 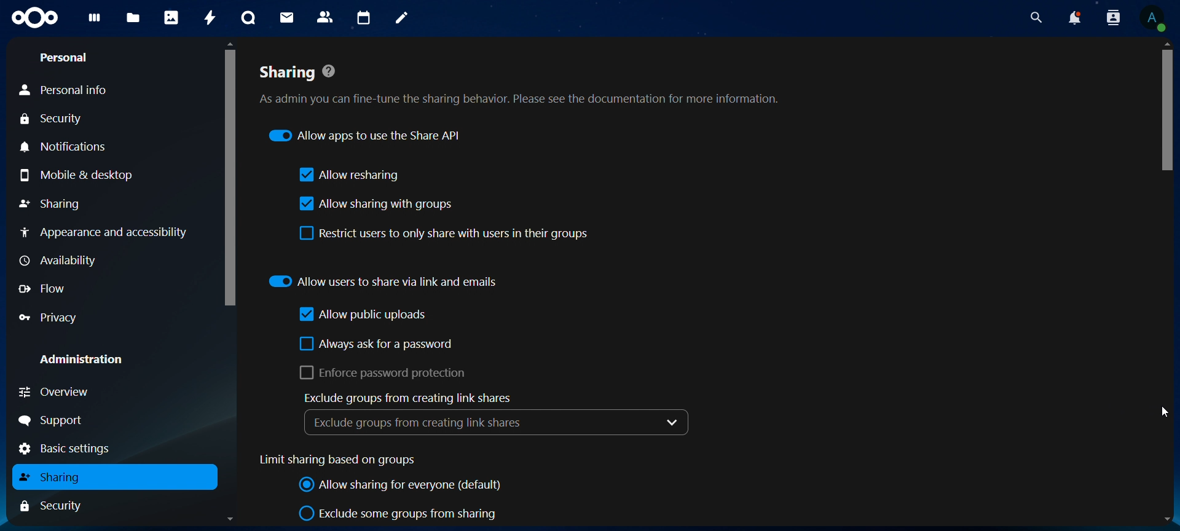 I want to click on restrict users to only share with users in their groups, so click(x=447, y=232).